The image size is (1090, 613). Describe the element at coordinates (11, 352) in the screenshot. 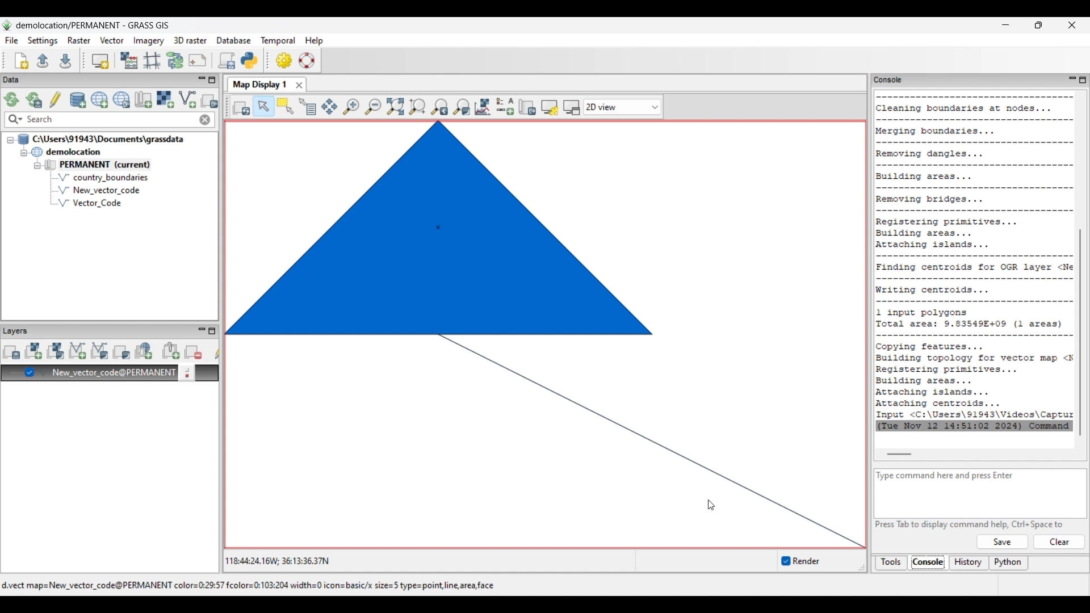

I see `Add multiple vector or raster map layers` at that location.